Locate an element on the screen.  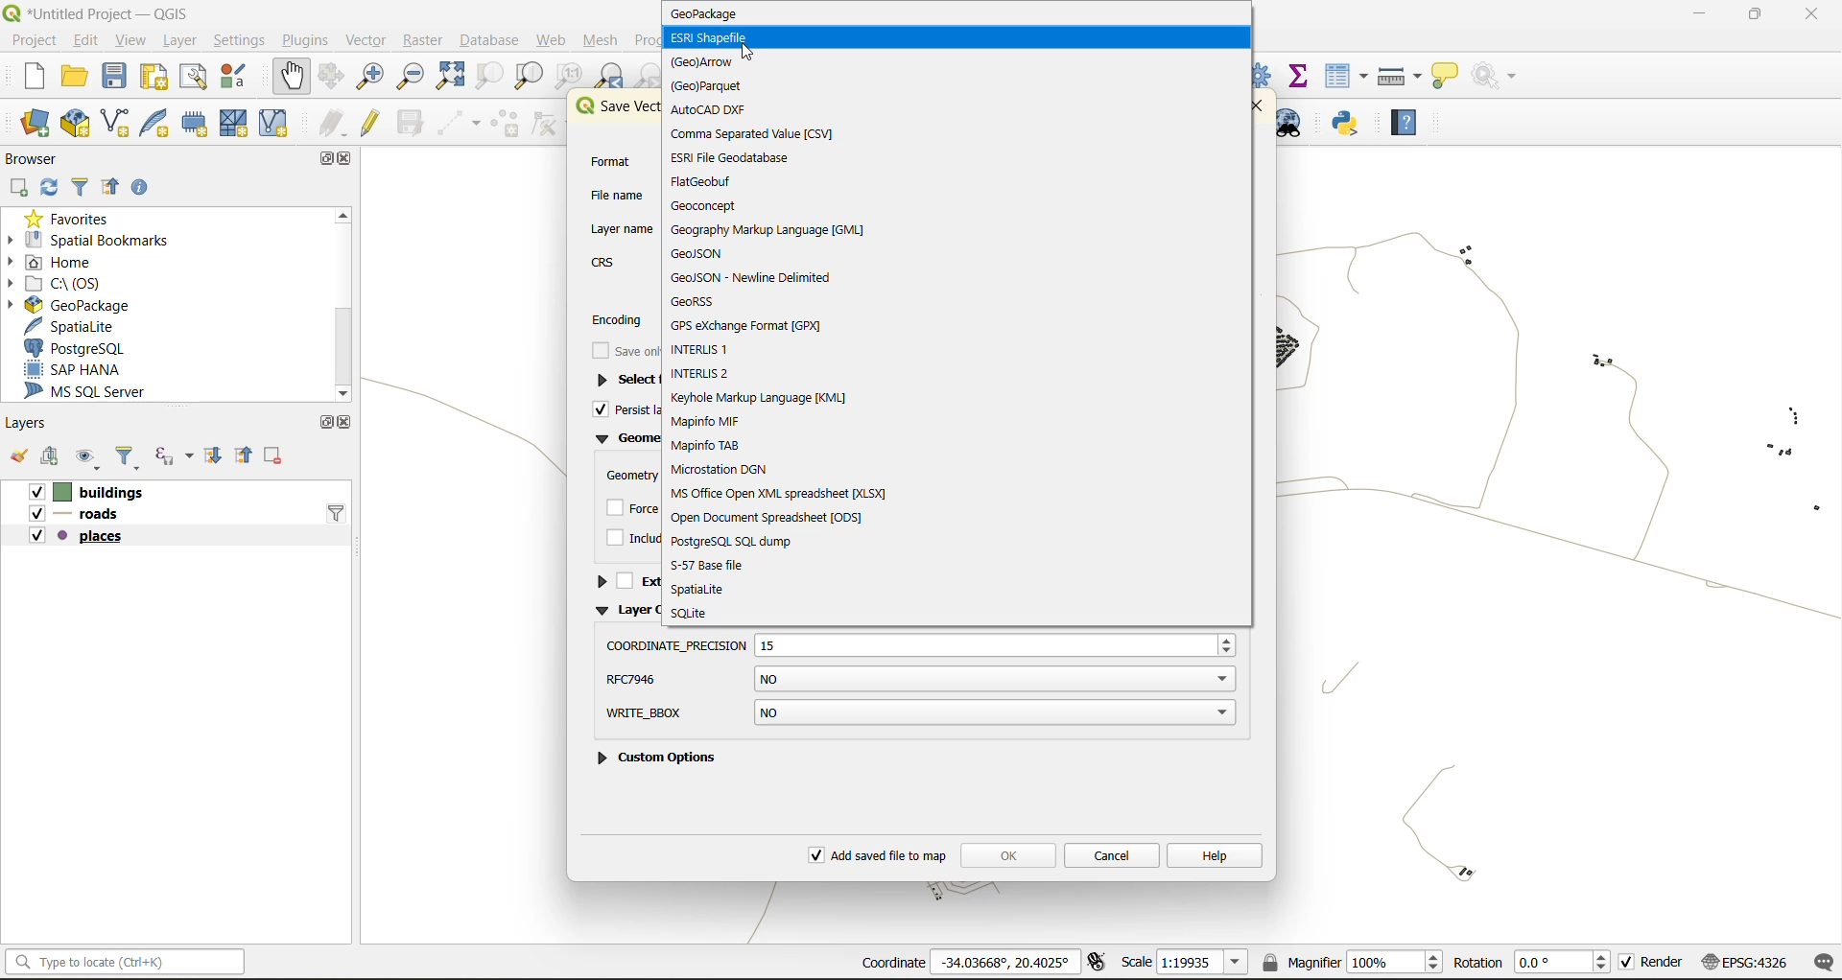
mapinfo mif is located at coordinates (706, 424).